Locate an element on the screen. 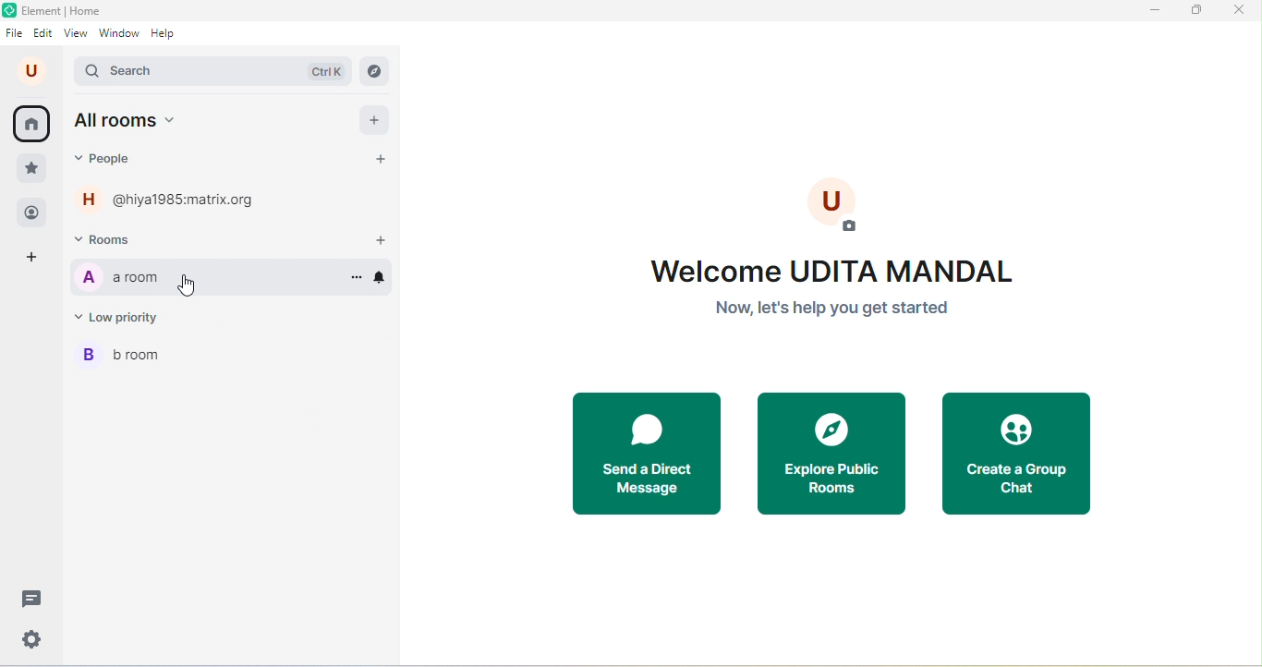 This screenshot has height=667, width=1262. close is located at coordinates (1243, 12).